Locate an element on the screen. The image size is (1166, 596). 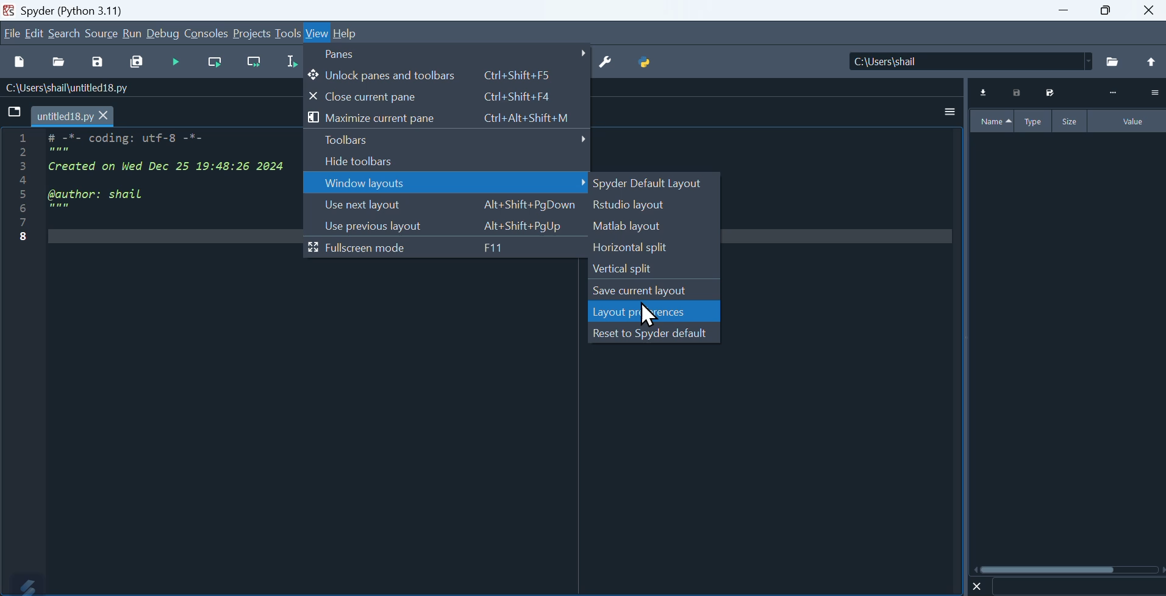
File is located at coordinates (15, 112).